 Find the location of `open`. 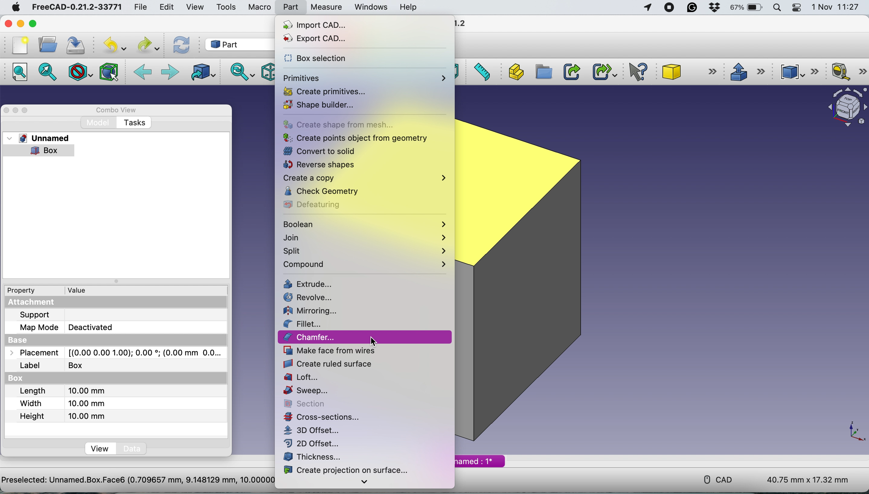

open is located at coordinates (49, 45).